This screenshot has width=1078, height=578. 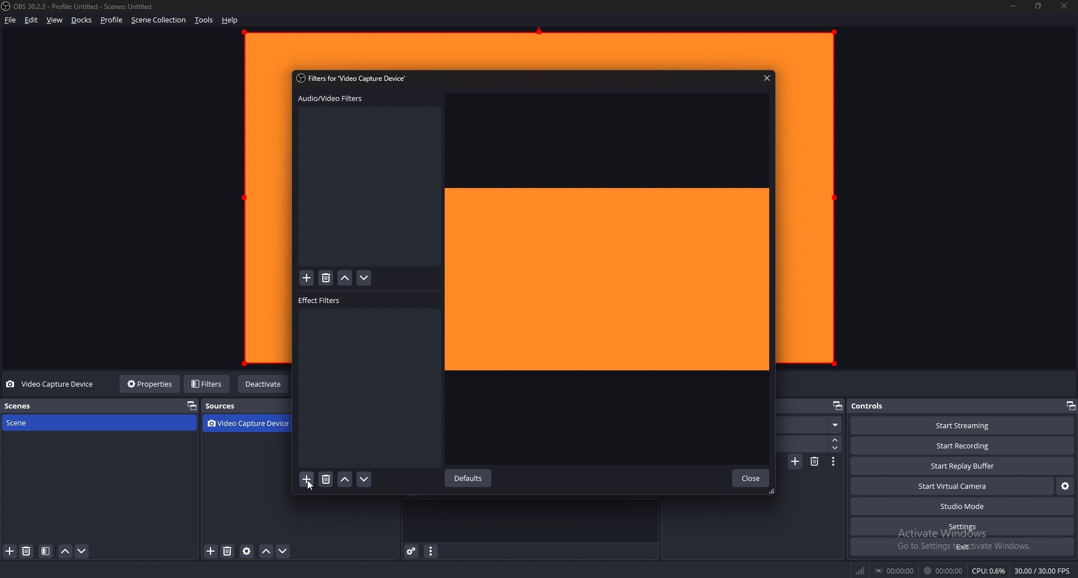 What do you see at coordinates (55, 20) in the screenshot?
I see `view` at bounding box center [55, 20].